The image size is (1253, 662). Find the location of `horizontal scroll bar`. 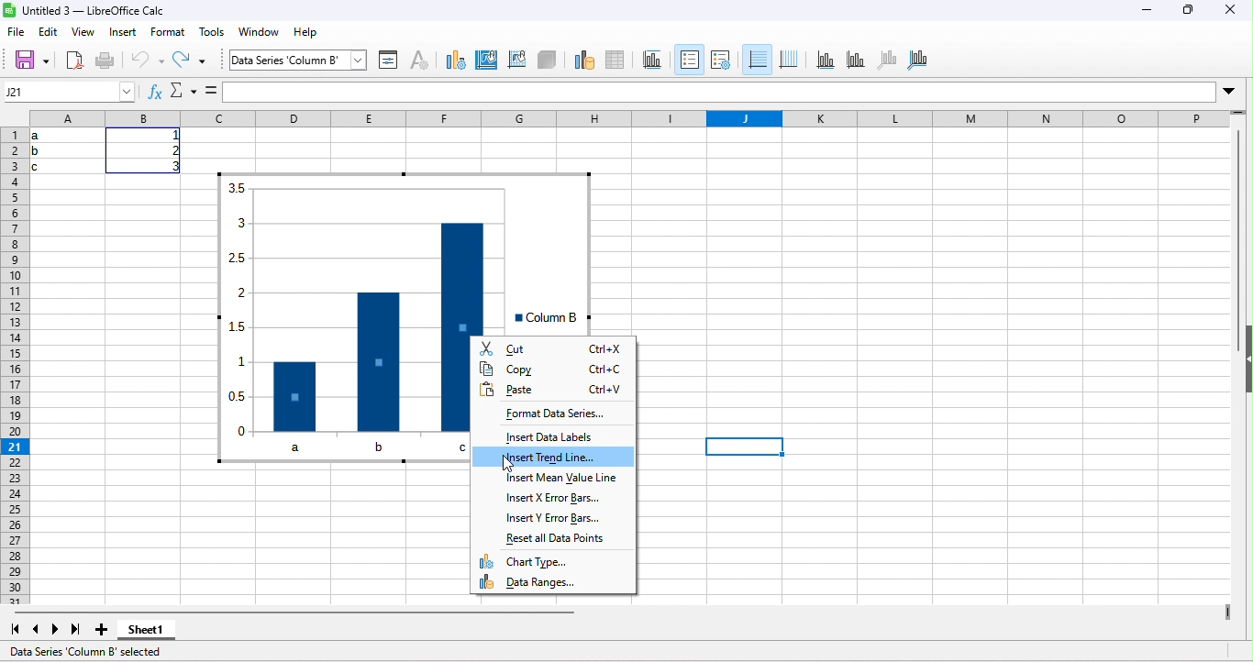

horizontal scroll bar is located at coordinates (302, 612).